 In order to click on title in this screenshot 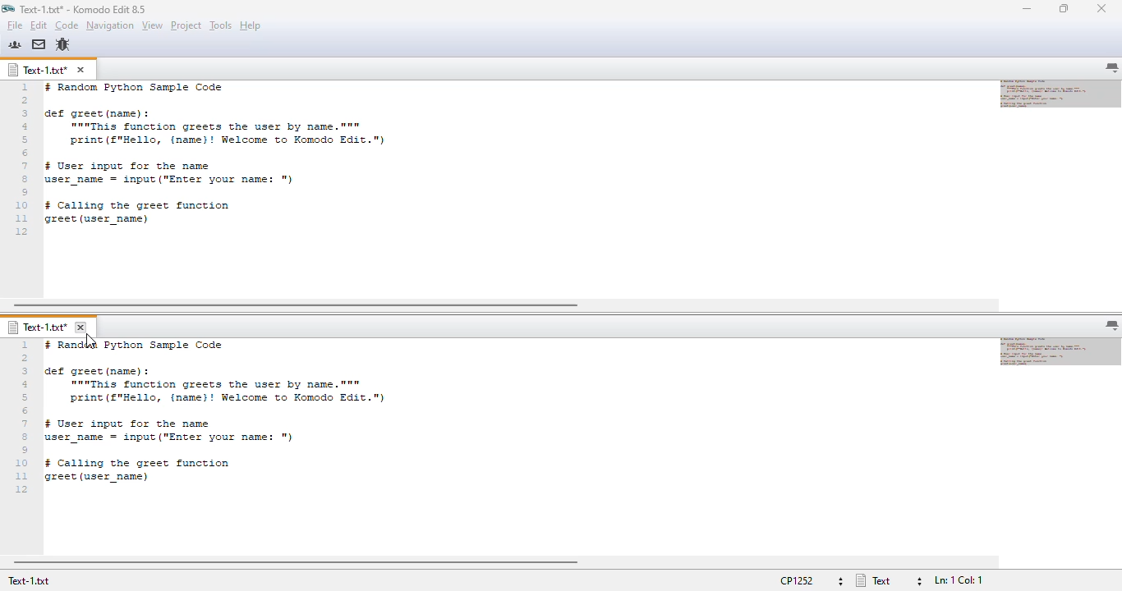, I will do `click(84, 9)`.